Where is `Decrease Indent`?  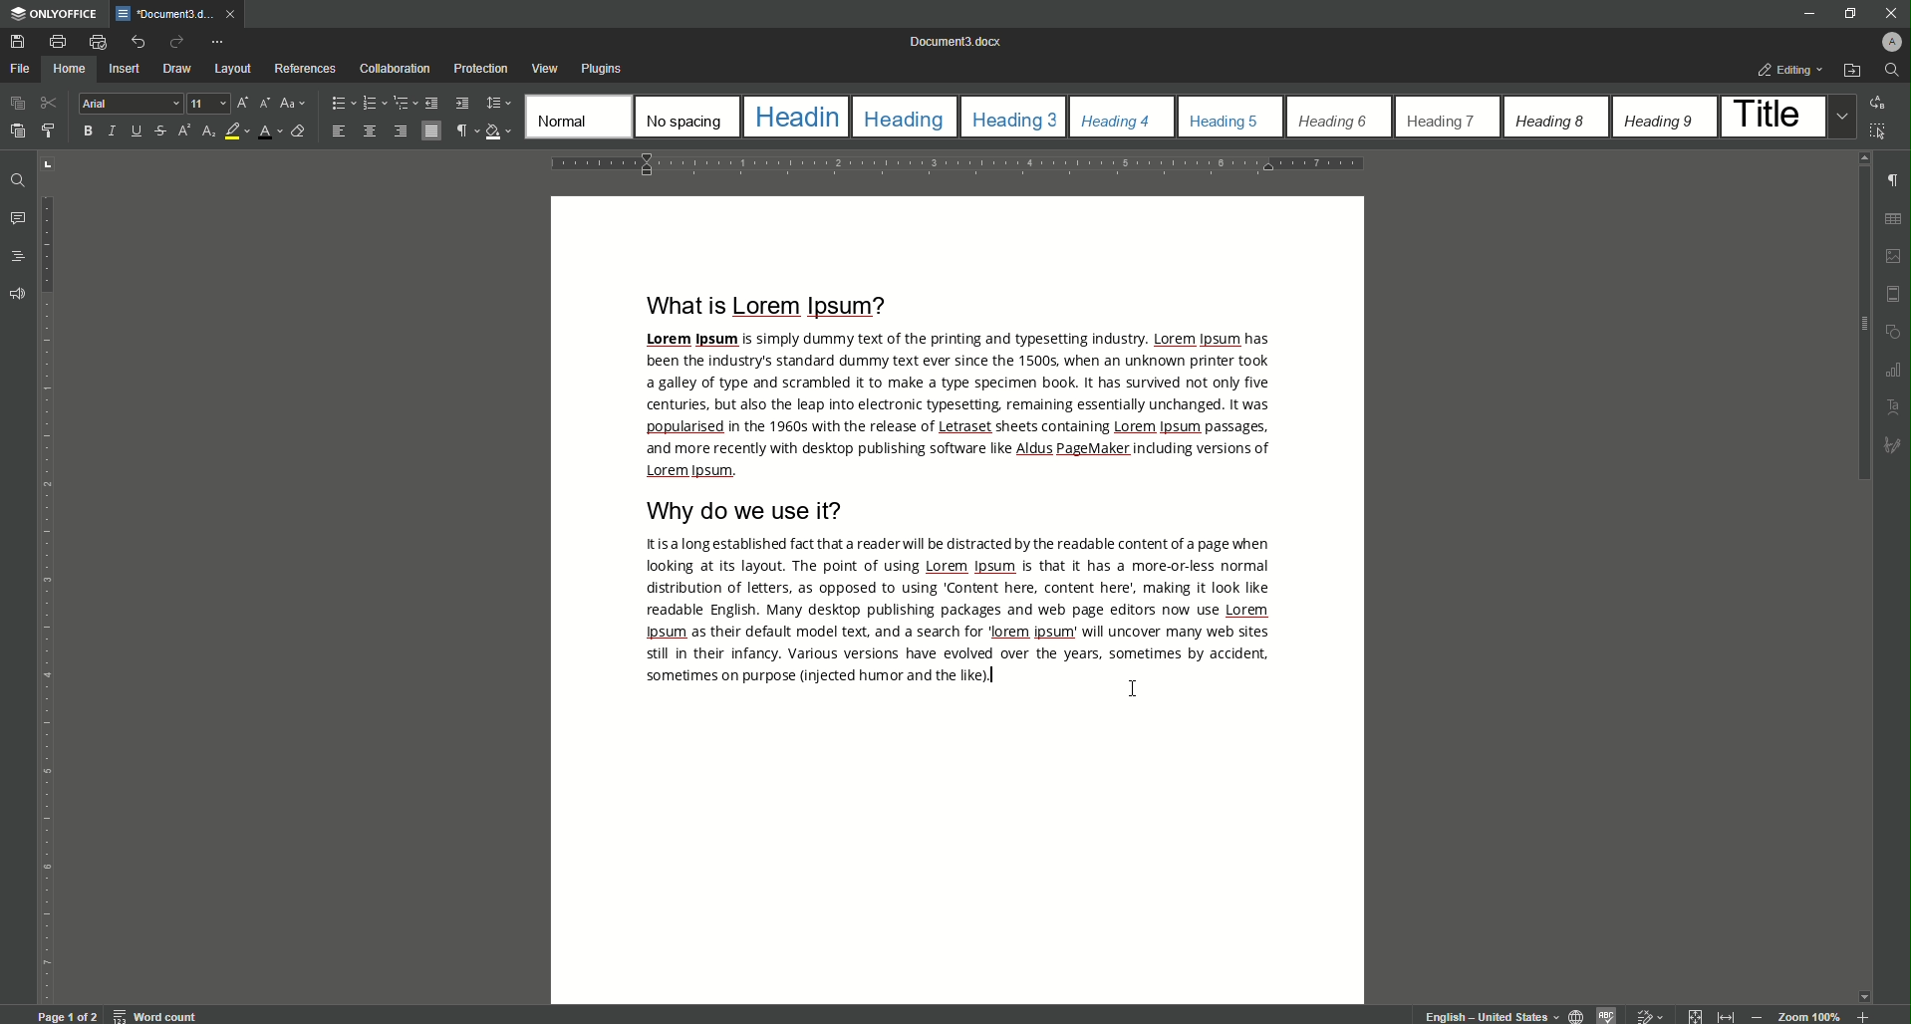
Decrease Indent is located at coordinates (433, 103).